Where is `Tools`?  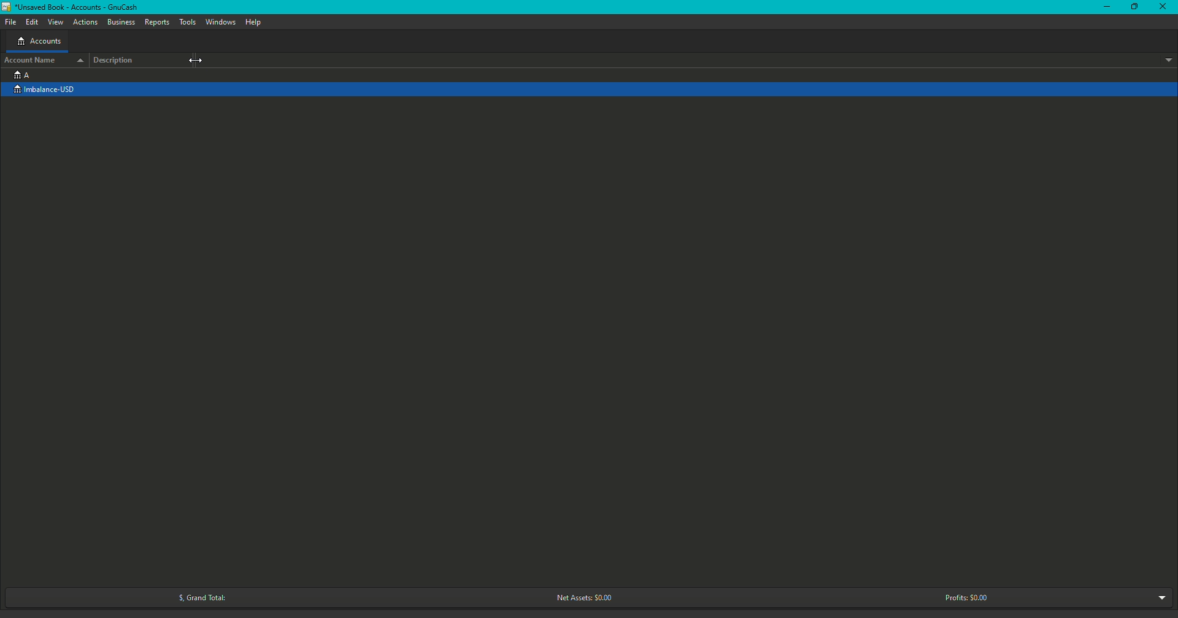 Tools is located at coordinates (189, 22).